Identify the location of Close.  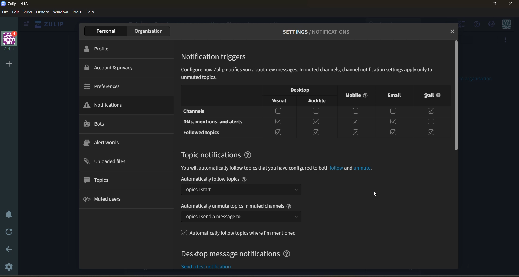
(510, 6).